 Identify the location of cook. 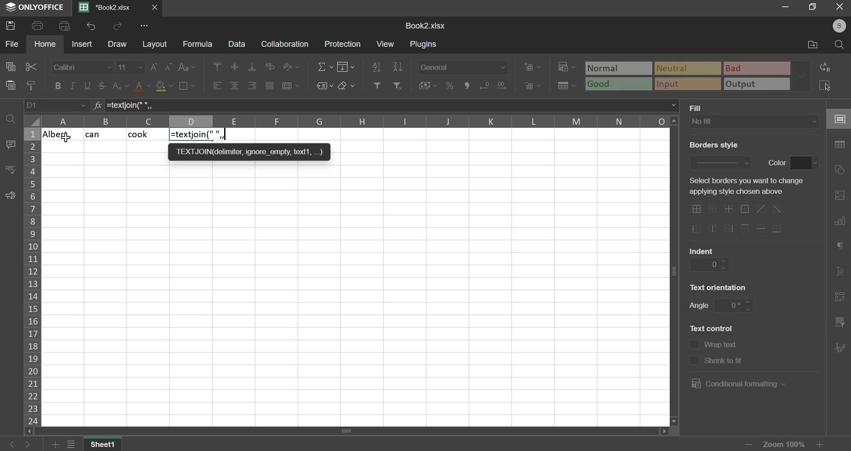
(147, 134).